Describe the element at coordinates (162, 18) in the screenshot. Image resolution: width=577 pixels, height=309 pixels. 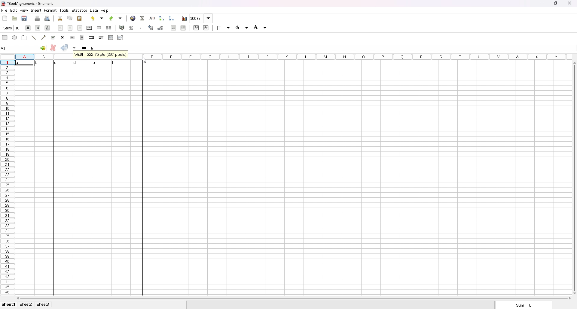
I see `sort ascending` at that location.